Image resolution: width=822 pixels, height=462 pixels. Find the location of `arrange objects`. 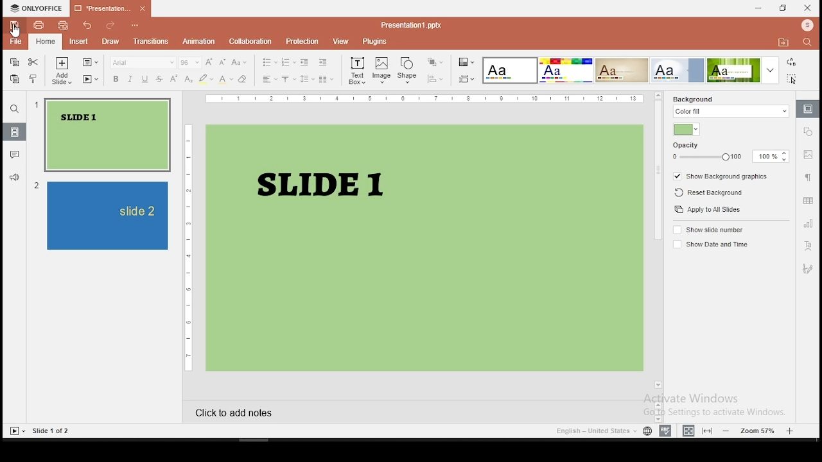

arrange objects is located at coordinates (435, 62).